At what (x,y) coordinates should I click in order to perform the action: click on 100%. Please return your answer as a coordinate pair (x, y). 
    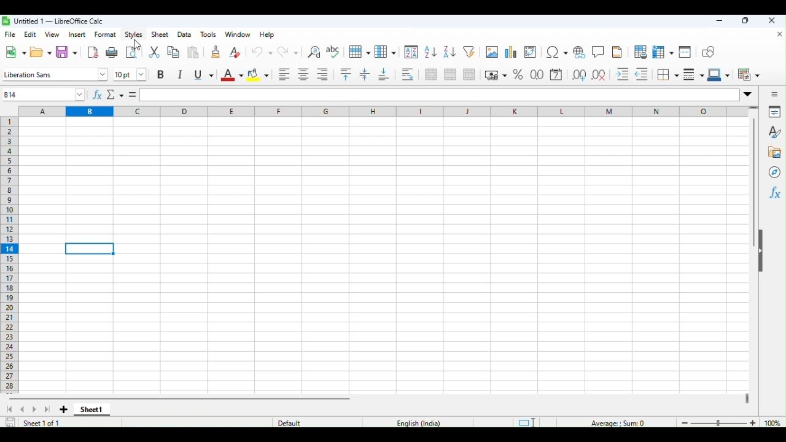
    Looking at the image, I should click on (774, 422).